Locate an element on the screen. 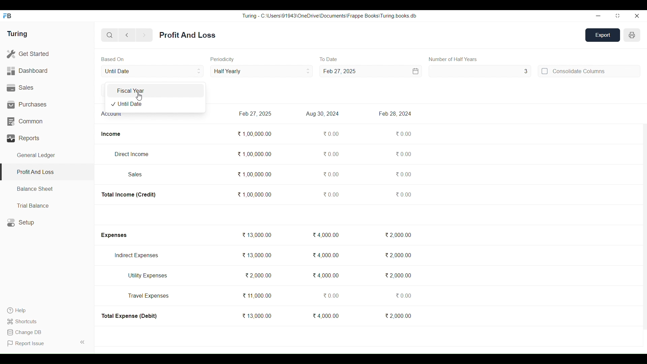 This screenshot has width=647, height=364. Utility Expenses is located at coordinates (148, 276).